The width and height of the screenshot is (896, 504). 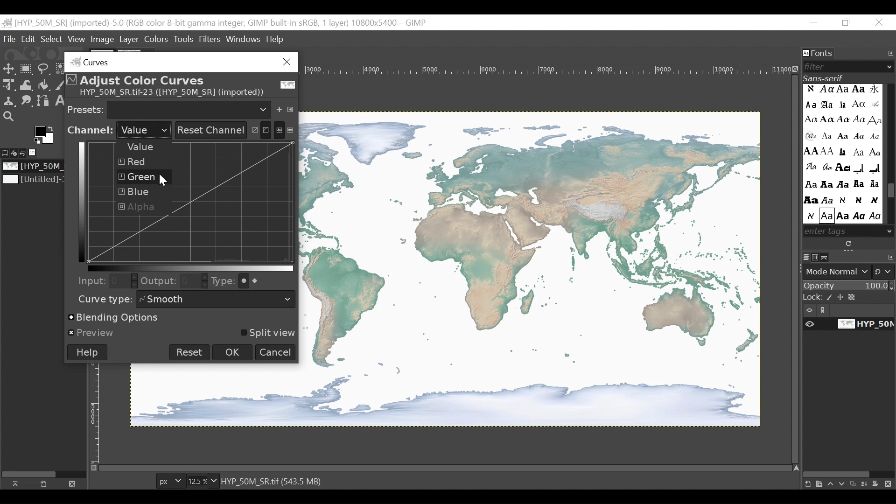 I want to click on Input, so click(x=89, y=280).